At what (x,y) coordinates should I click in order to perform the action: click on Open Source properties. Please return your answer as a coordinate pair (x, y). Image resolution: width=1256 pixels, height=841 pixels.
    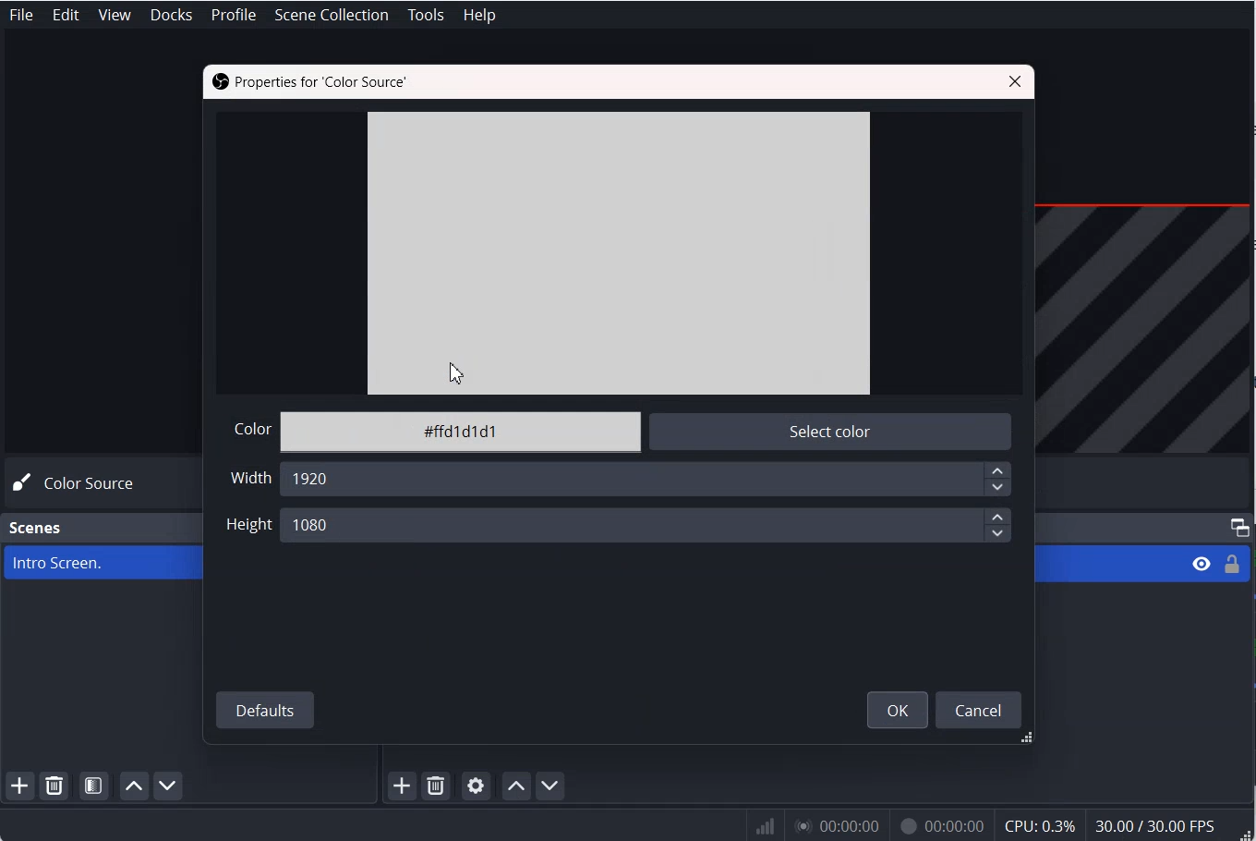
    Looking at the image, I should click on (476, 786).